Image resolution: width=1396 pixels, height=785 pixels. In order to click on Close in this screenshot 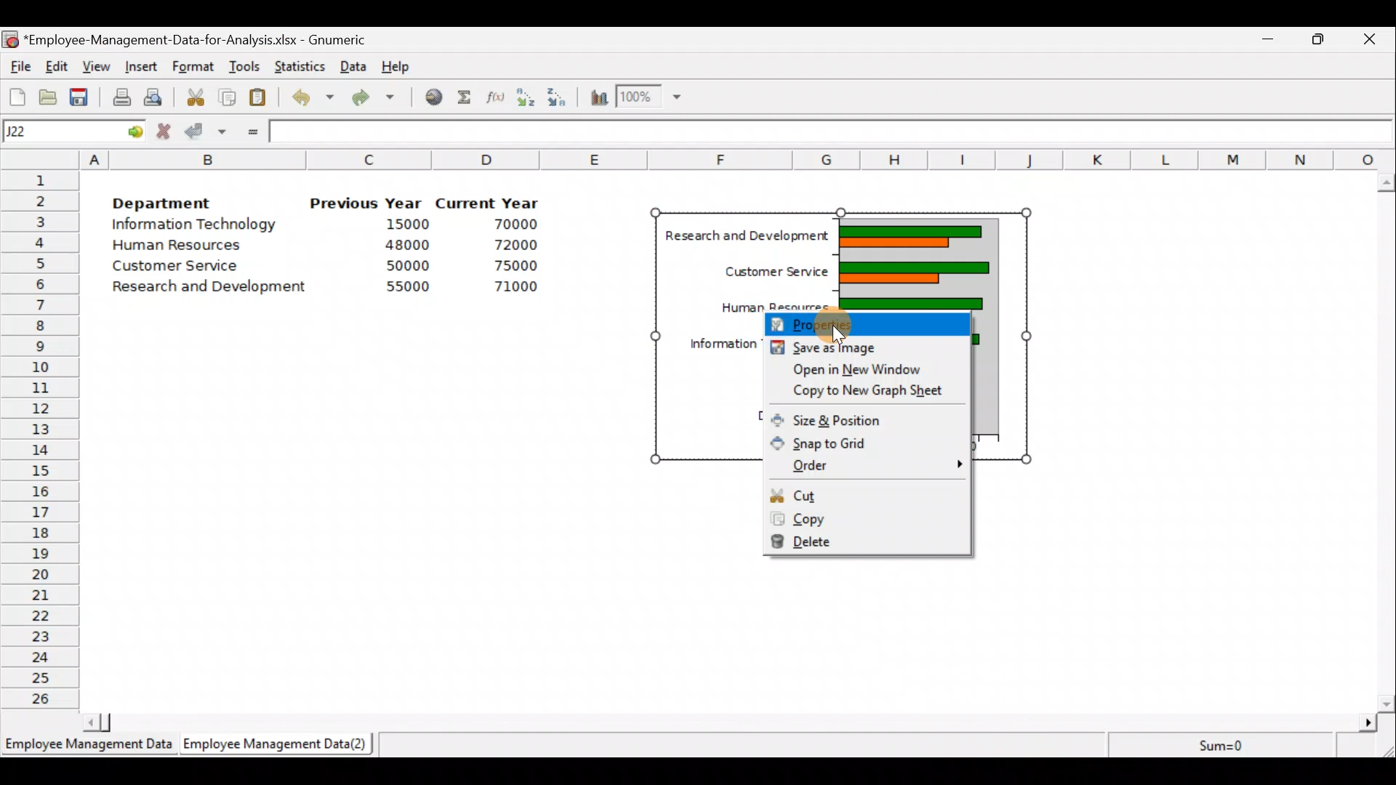, I will do `click(1373, 39)`.